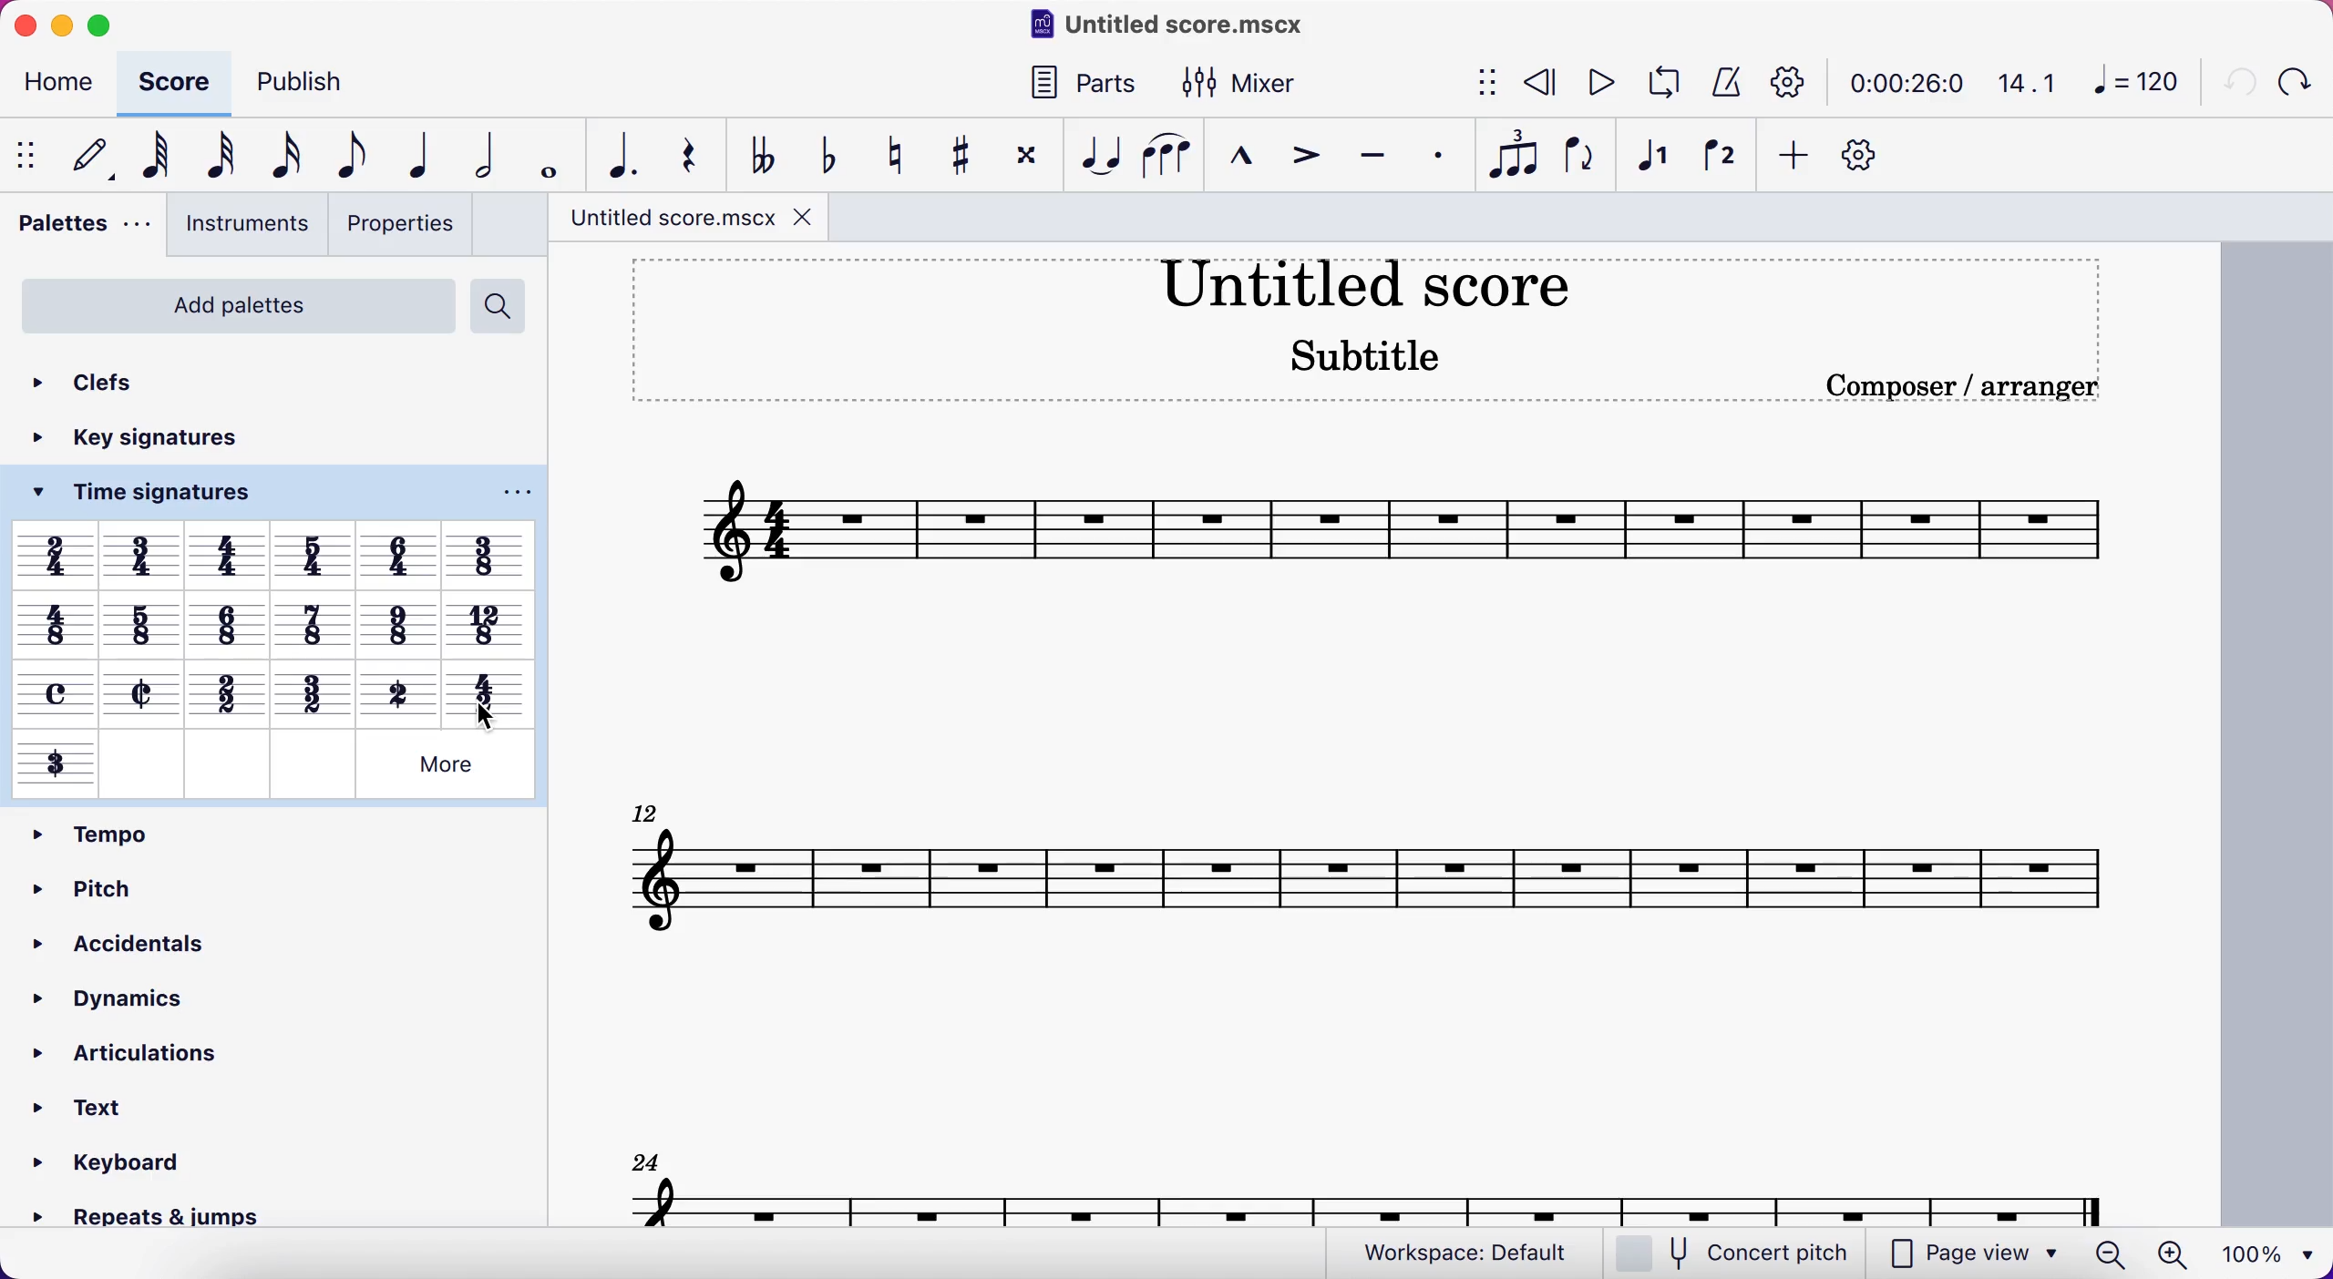 Image resolution: width=2333 pixels, height=1279 pixels. Describe the element at coordinates (488, 691) in the screenshot. I see `` at that location.